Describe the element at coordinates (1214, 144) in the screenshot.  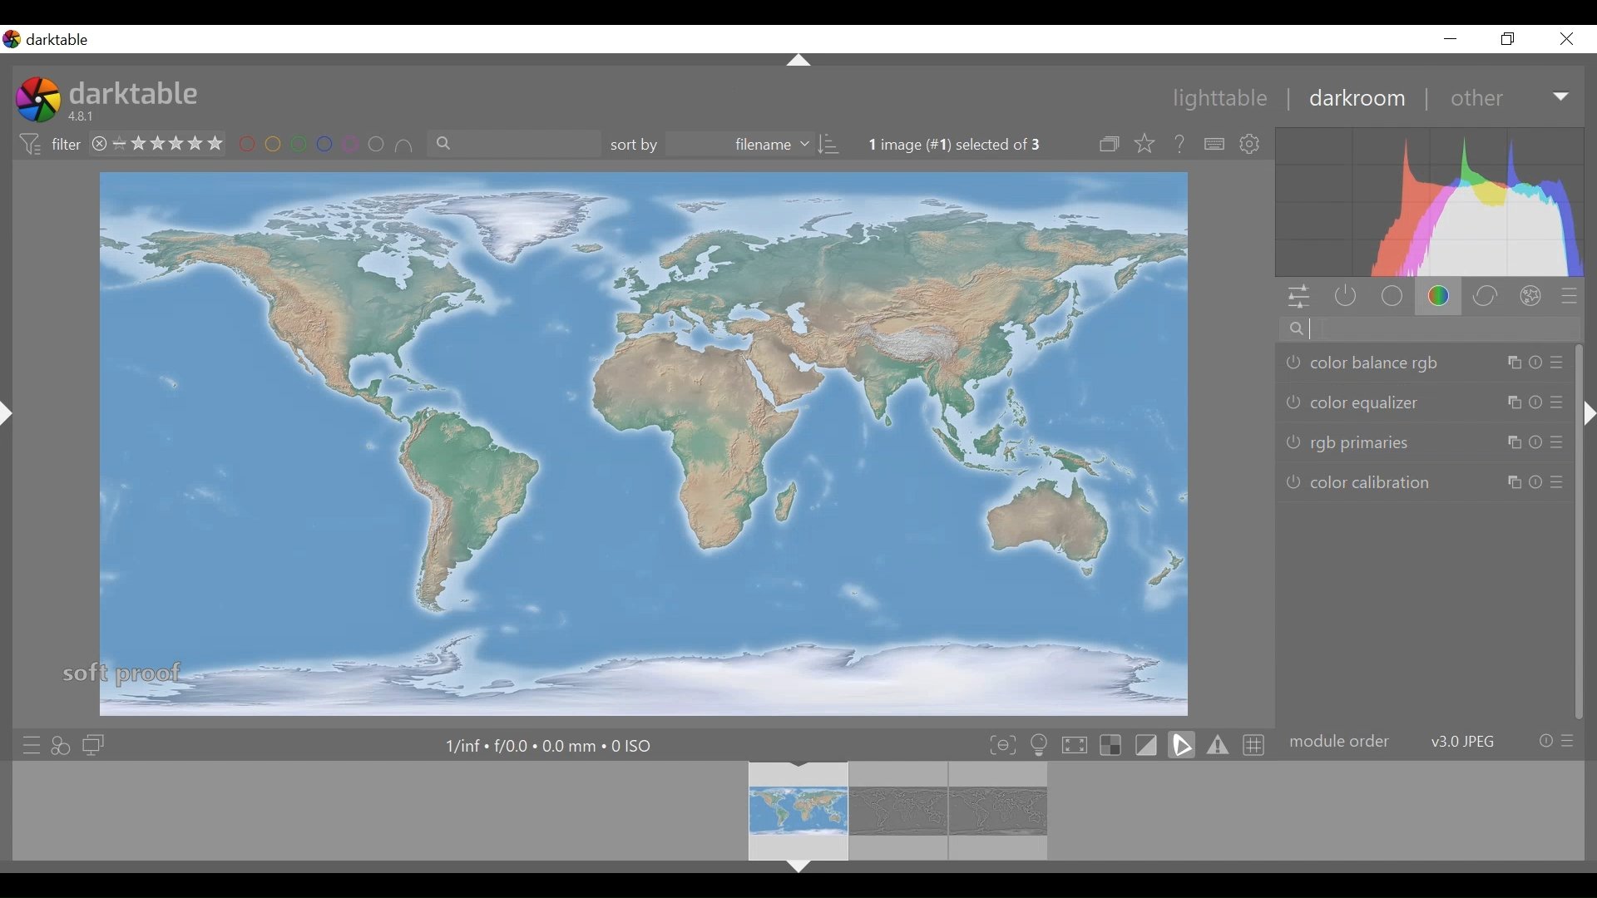
I see `define shortcut` at that location.